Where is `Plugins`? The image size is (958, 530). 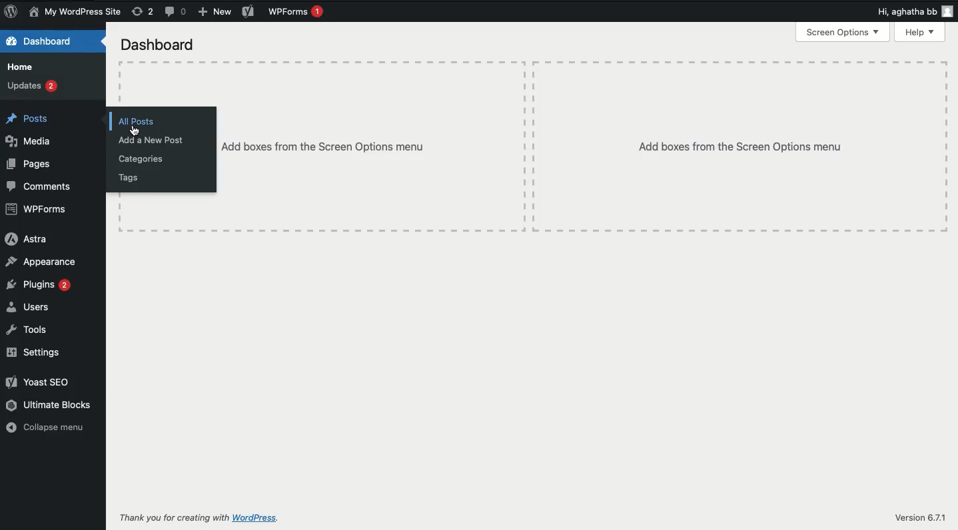
Plugins is located at coordinates (39, 284).